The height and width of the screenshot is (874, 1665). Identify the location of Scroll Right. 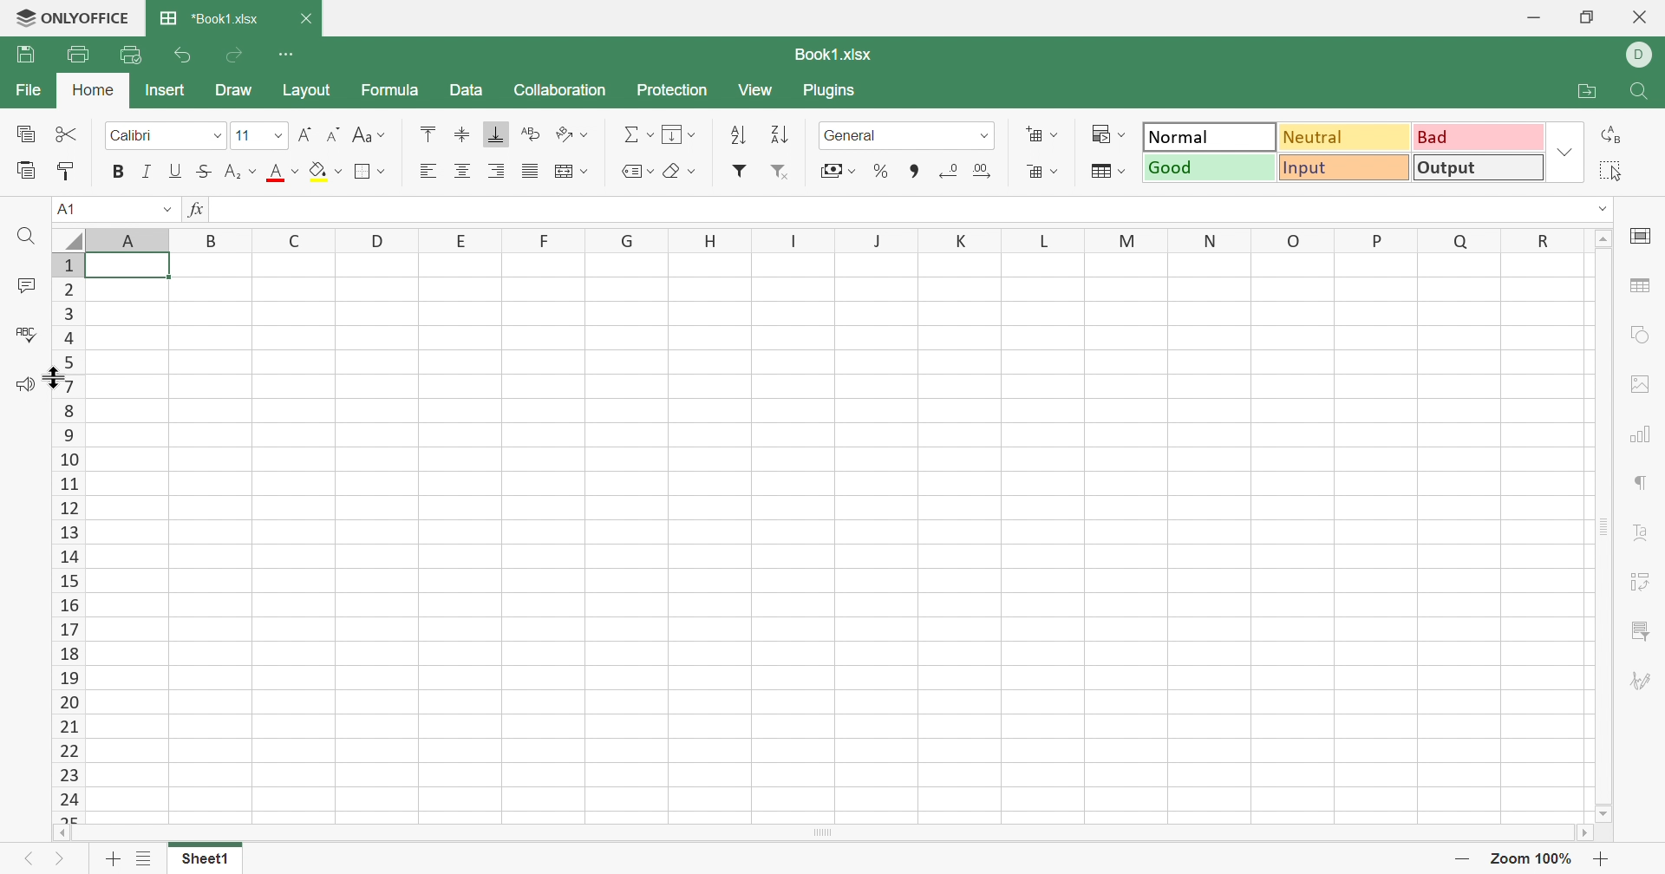
(1590, 832).